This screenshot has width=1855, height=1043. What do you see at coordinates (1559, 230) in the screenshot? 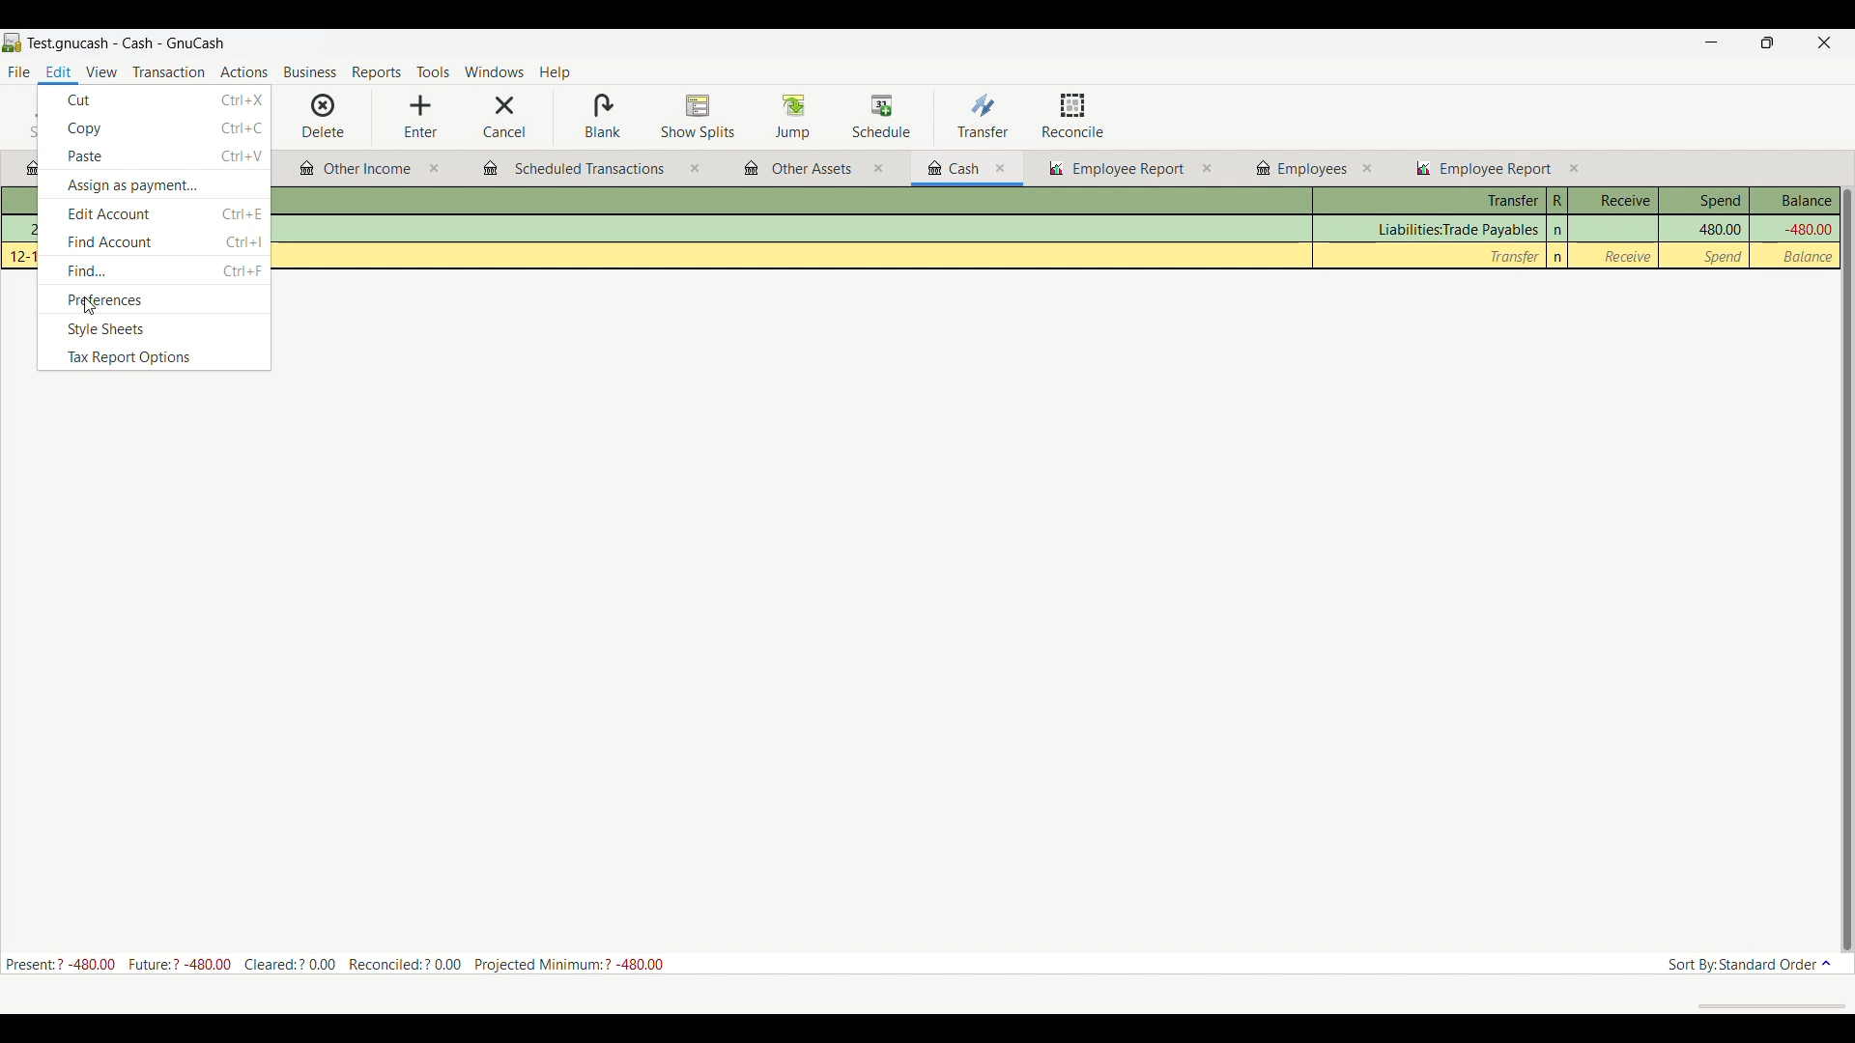
I see `n` at bounding box center [1559, 230].